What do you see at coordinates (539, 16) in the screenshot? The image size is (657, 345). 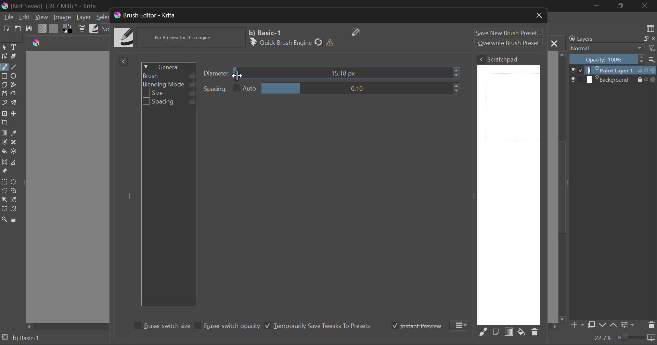 I see `Close` at bounding box center [539, 16].